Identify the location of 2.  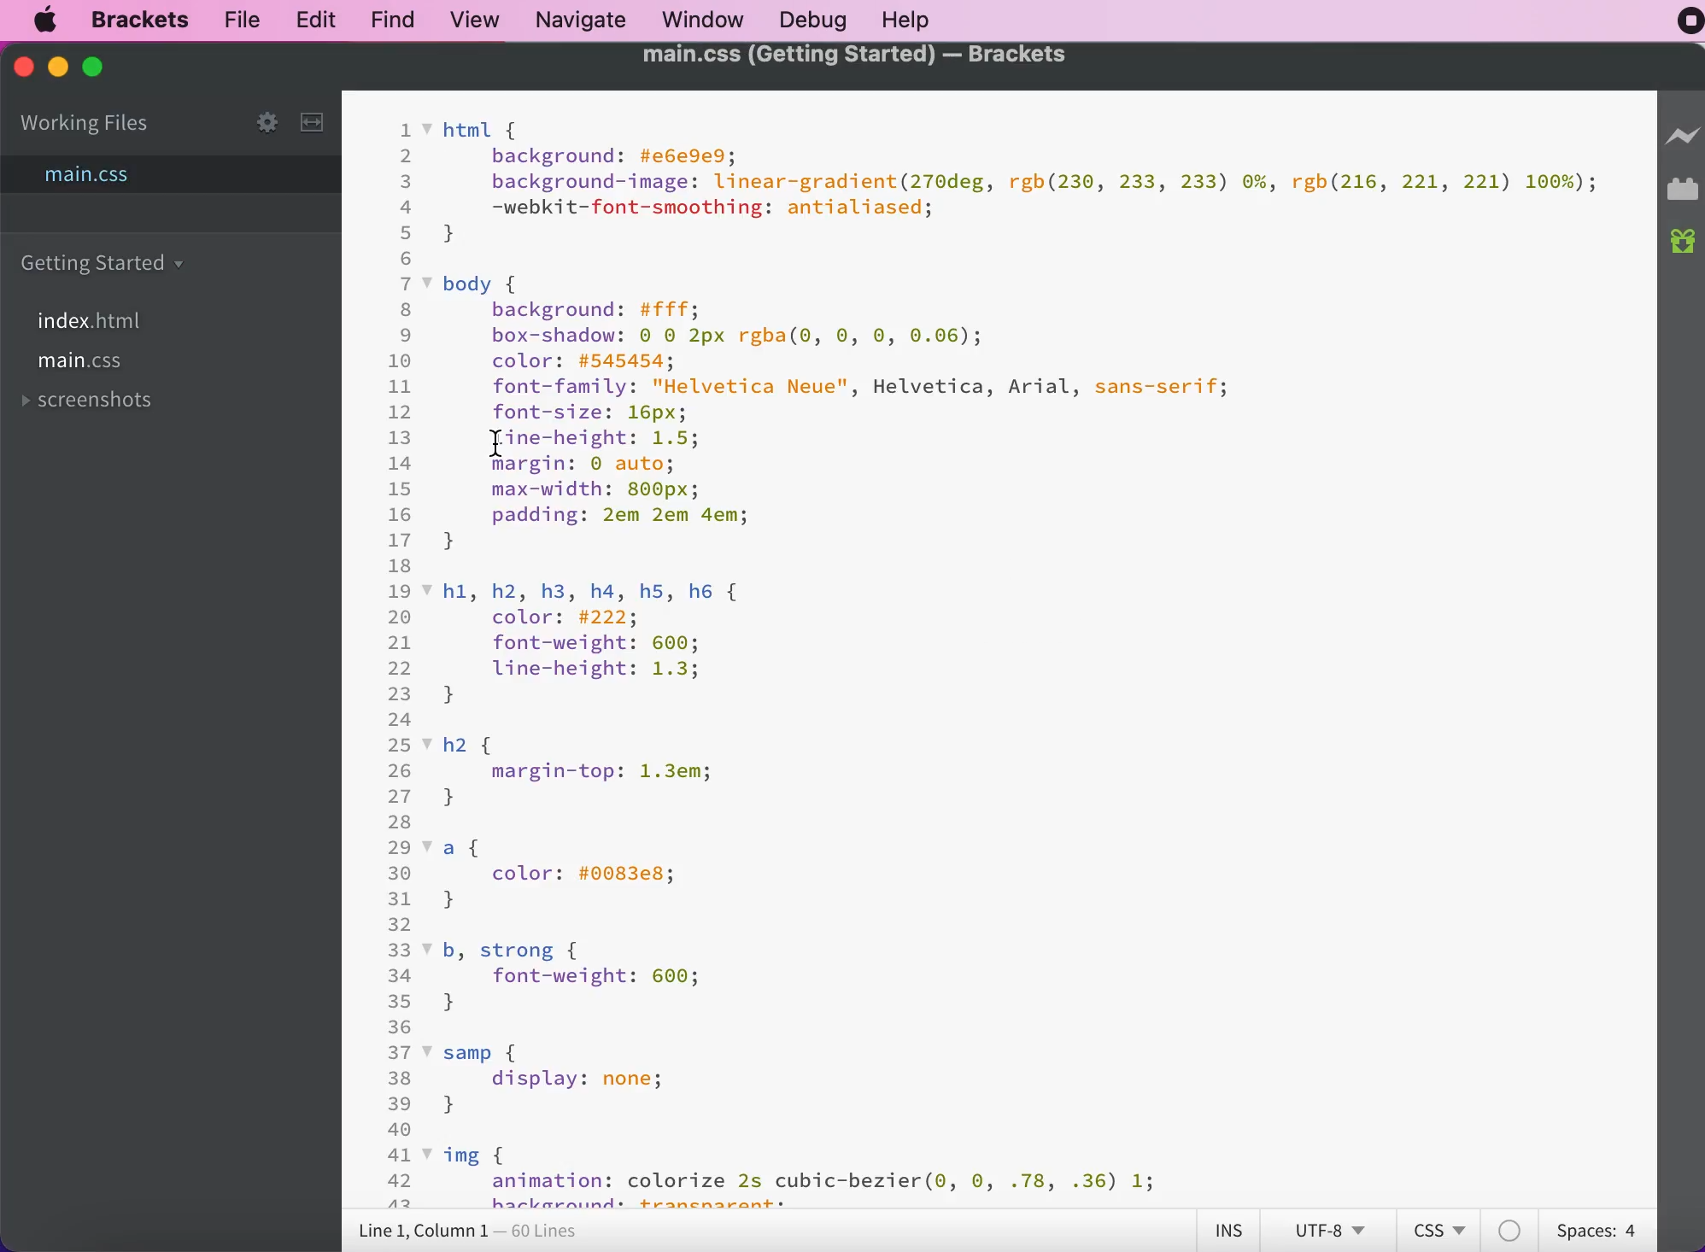
(407, 155).